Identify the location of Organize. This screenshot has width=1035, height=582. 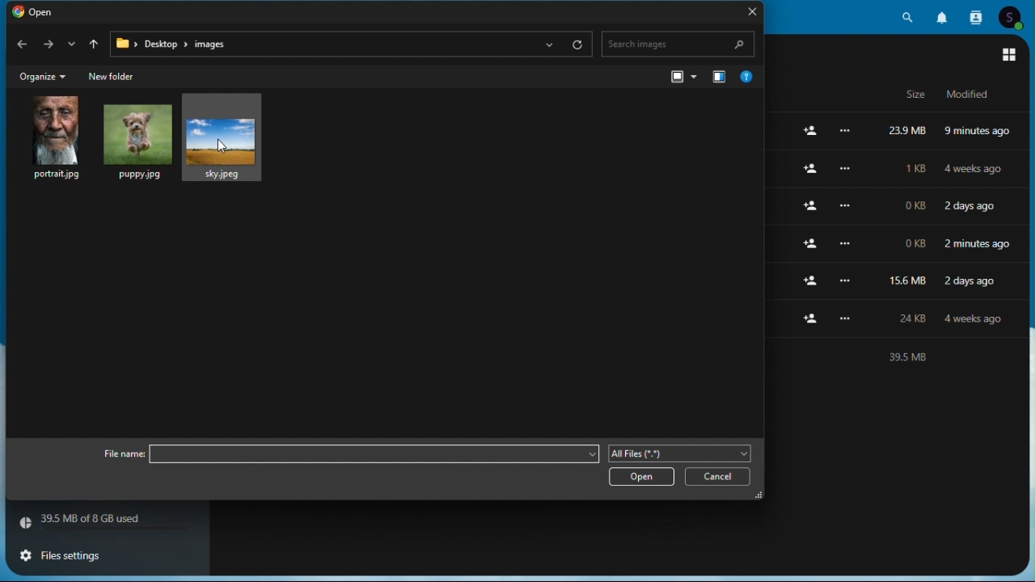
(41, 78).